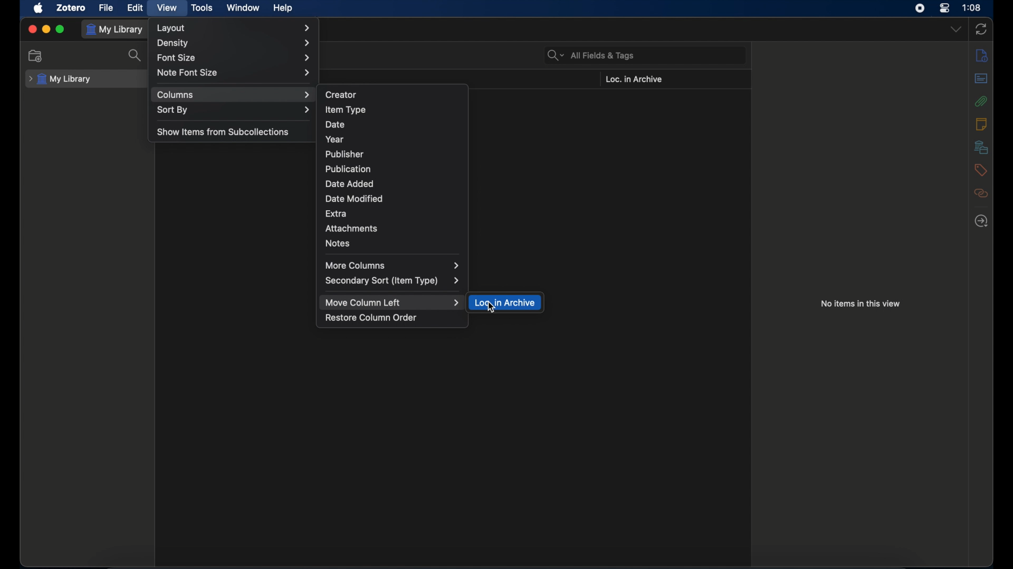 This screenshot has width=1013, height=569. I want to click on attachments, so click(981, 101).